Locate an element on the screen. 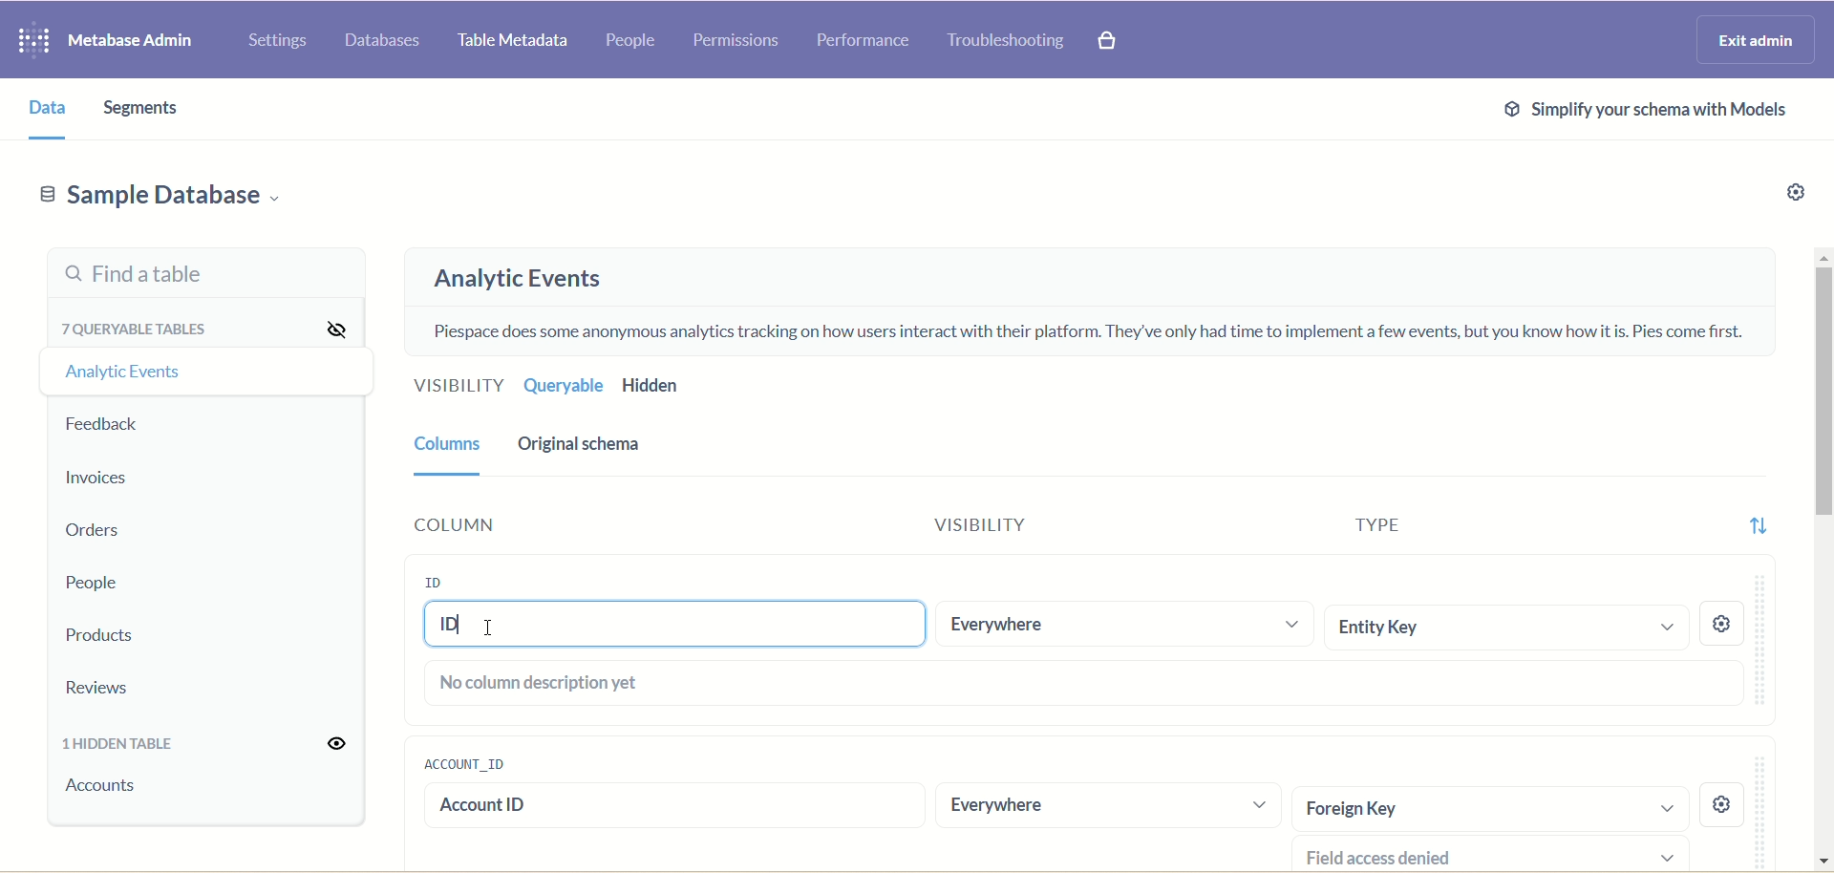 The height and width of the screenshot is (873, 1834). account_id is located at coordinates (460, 761).